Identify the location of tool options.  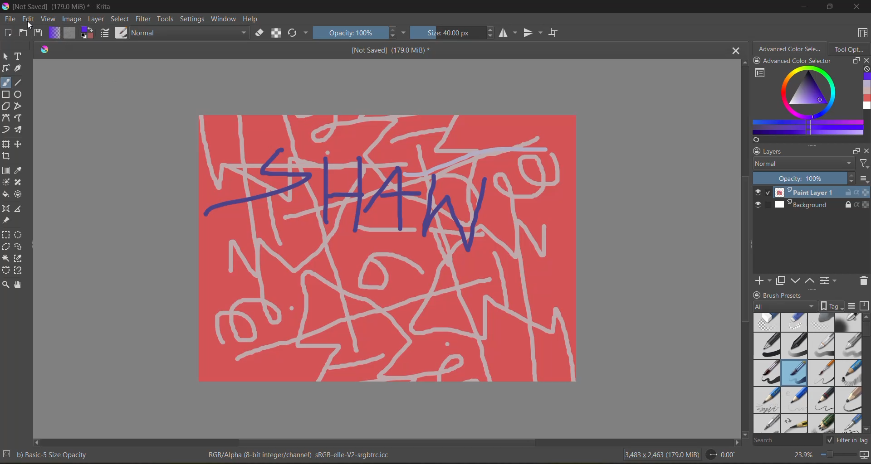
(849, 48).